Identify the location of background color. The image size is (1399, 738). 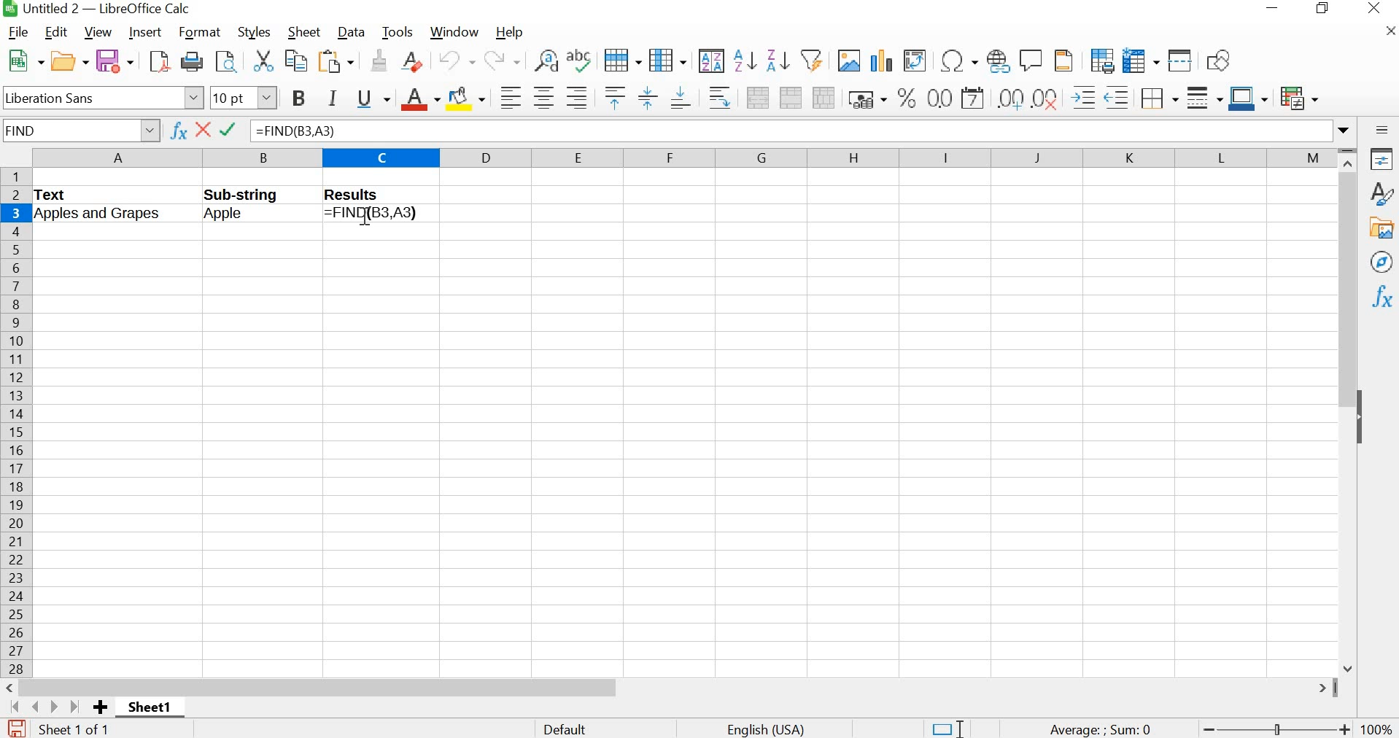
(467, 98).